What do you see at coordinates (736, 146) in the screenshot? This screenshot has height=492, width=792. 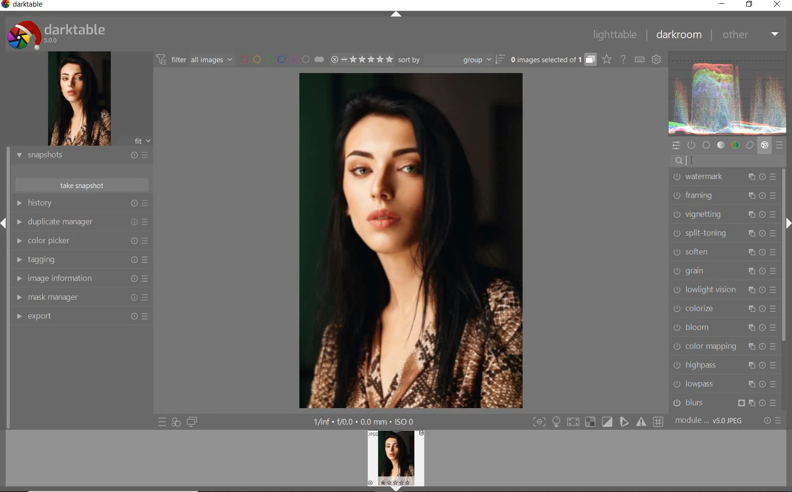 I see `color` at bounding box center [736, 146].